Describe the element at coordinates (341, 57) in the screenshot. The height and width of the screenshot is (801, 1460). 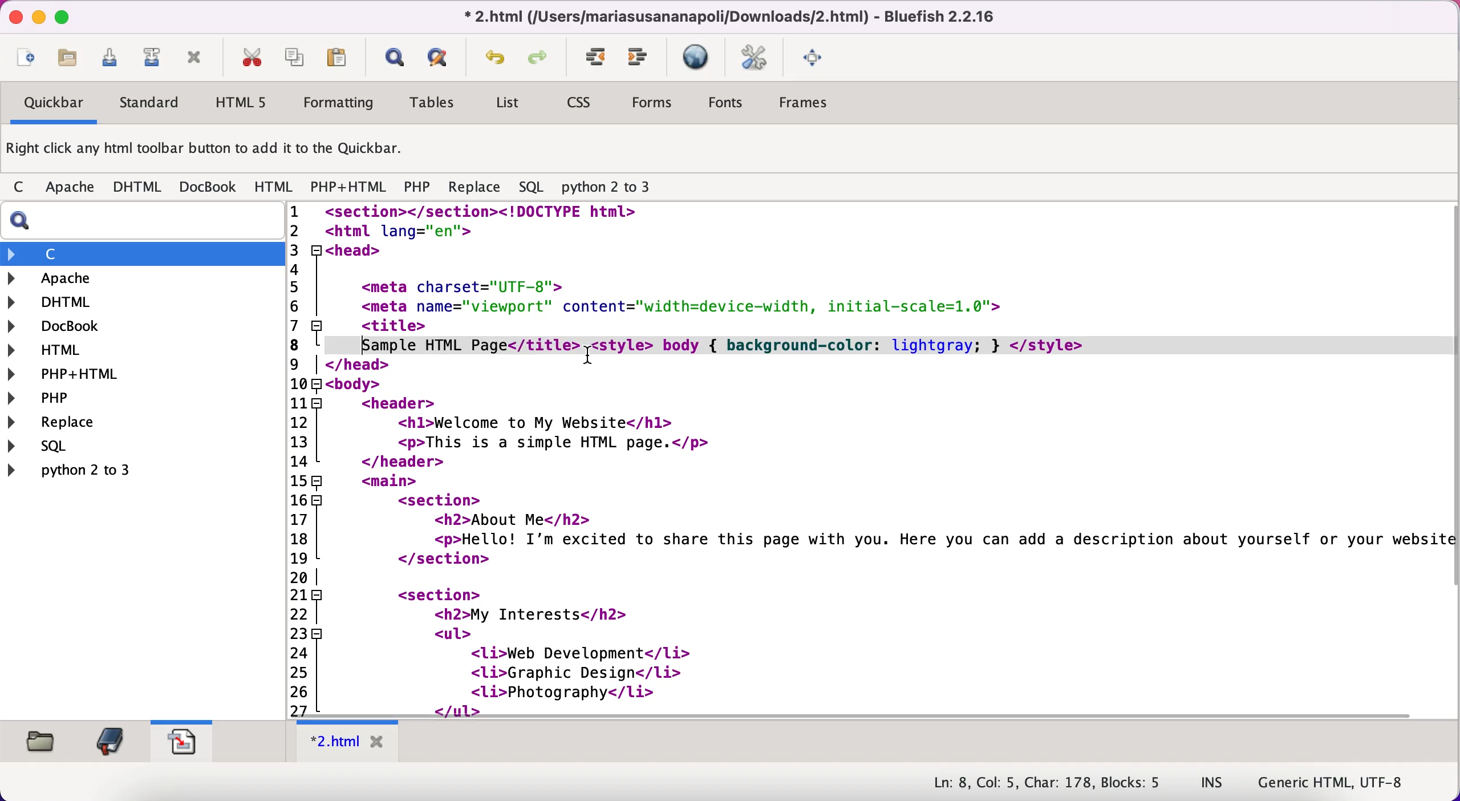
I see `paste` at that location.